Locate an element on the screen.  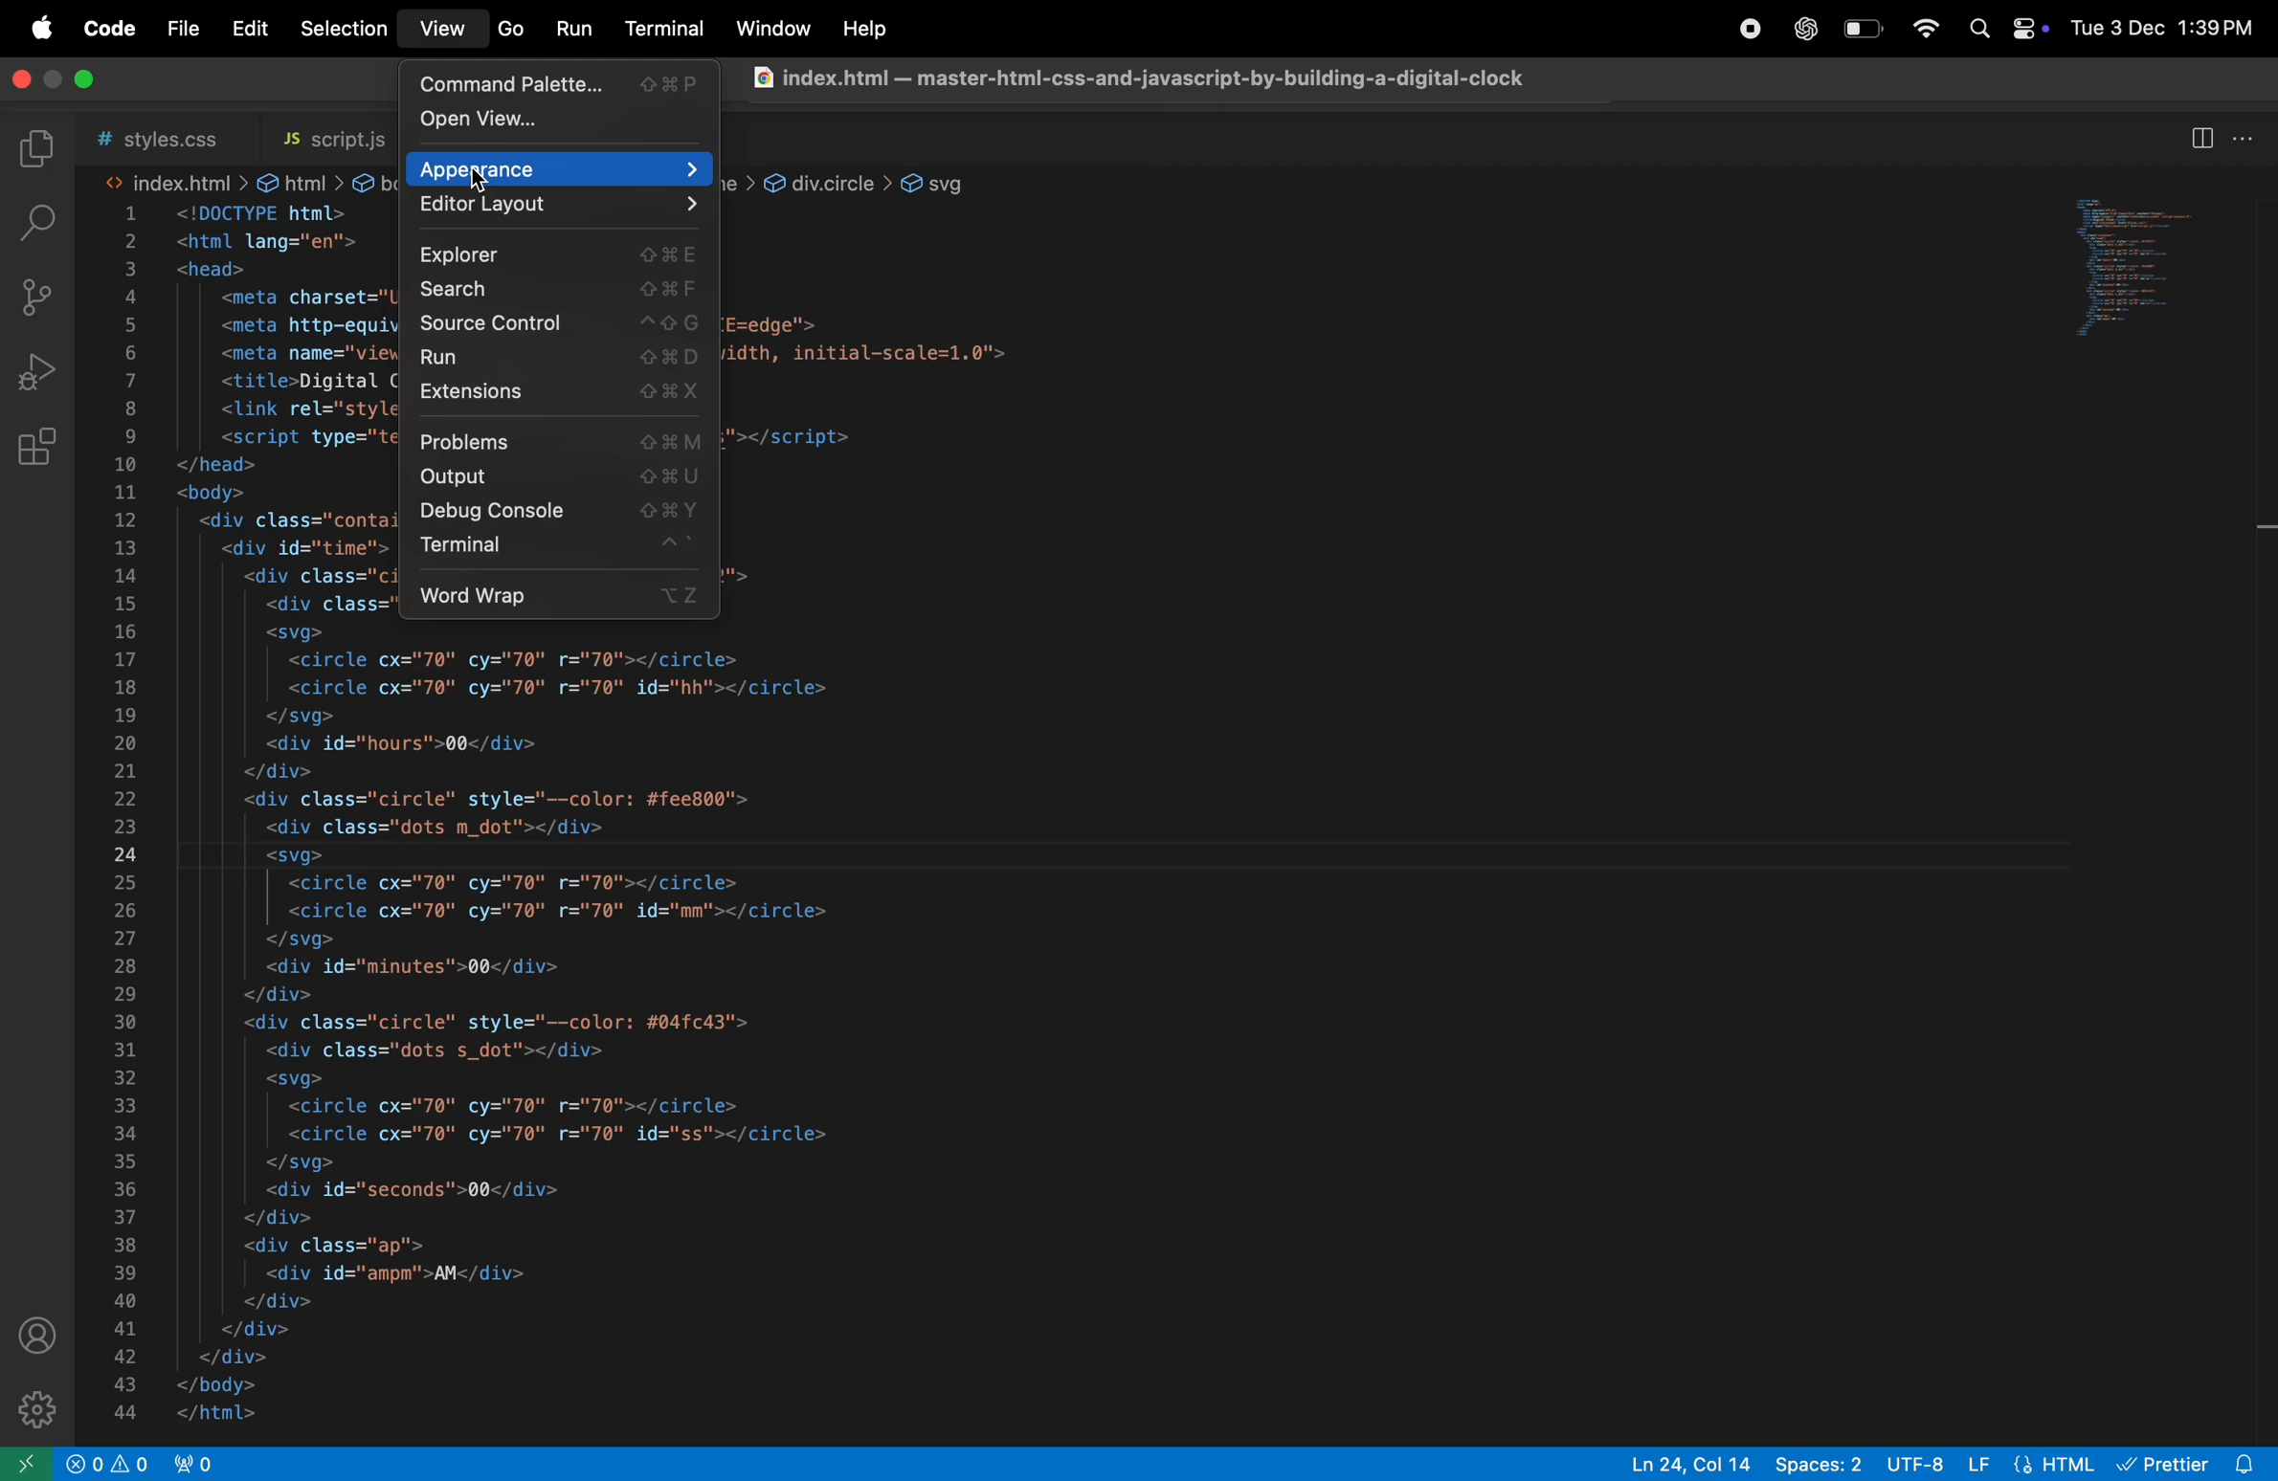
go is located at coordinates (510, 32).